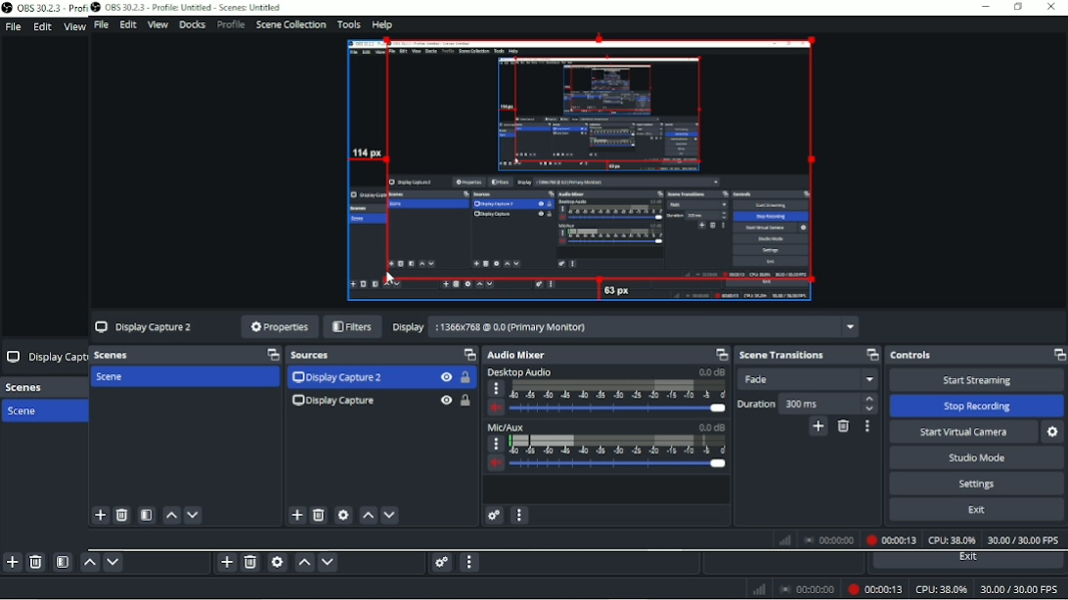 The height and width of the screenshot is (600, 1068). I want to click on Help, so click(387, 23).